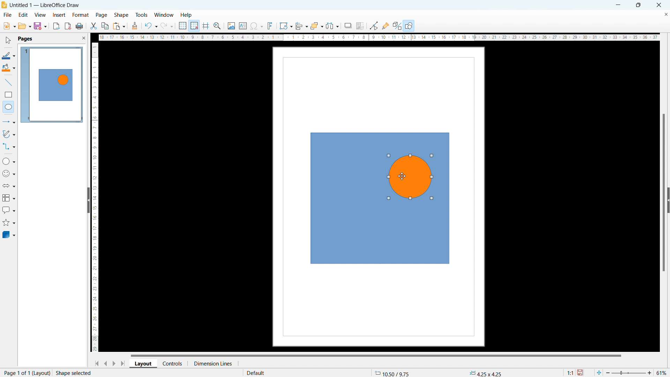 The image size is (670, 377). What do you see at coordinates (386, 25) in the screenshot?
I see `show gluepoint functions` at bounding box center [386, 25].